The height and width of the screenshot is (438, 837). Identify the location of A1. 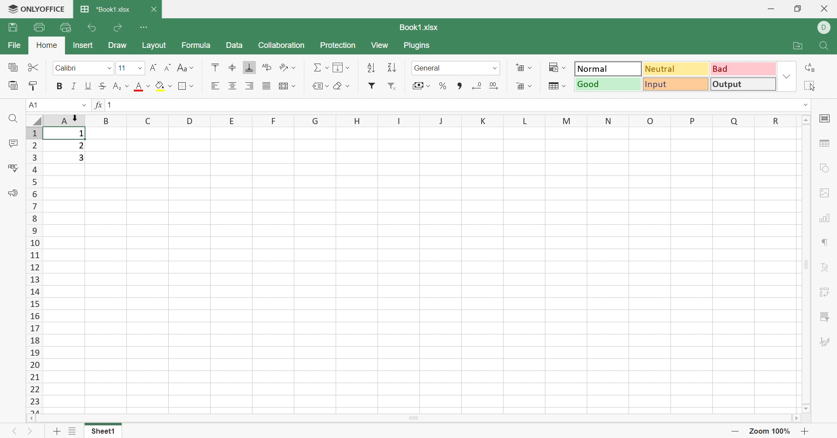
(34, 105).